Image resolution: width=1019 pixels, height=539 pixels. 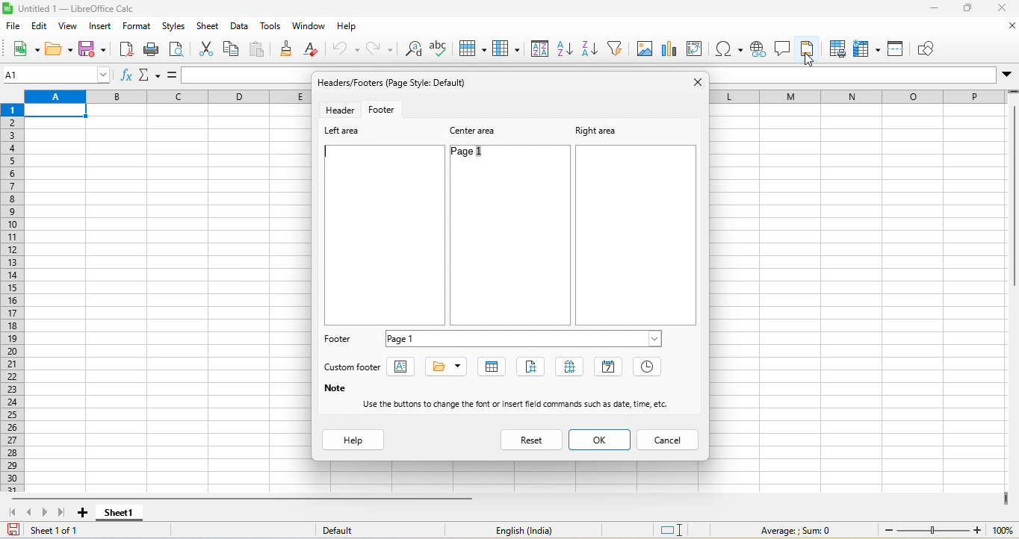 What do you see at coordinates (101, 28) in the screenshot?
I see `insert` at bounding box center [101, 28].